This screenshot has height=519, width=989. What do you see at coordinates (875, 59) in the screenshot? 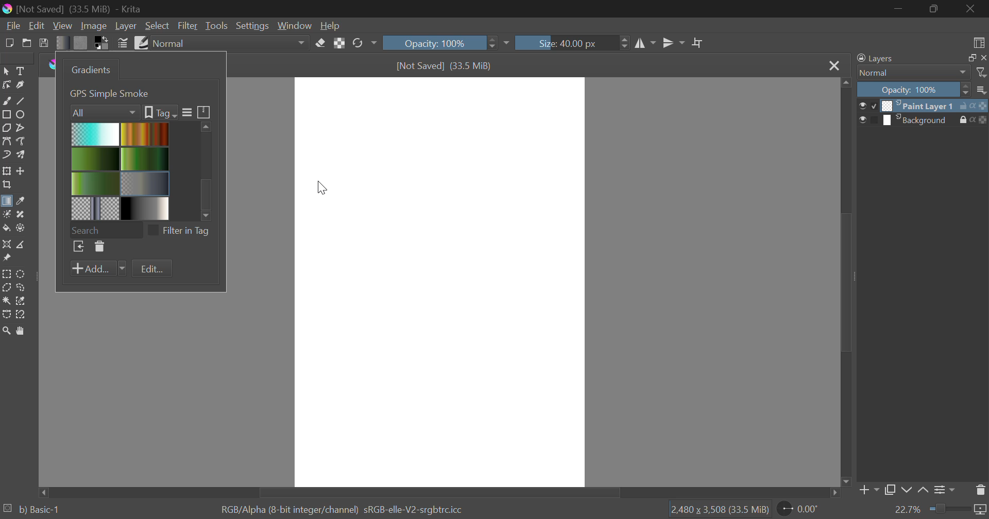
I see `Layers` at bounding box center [875, 59].